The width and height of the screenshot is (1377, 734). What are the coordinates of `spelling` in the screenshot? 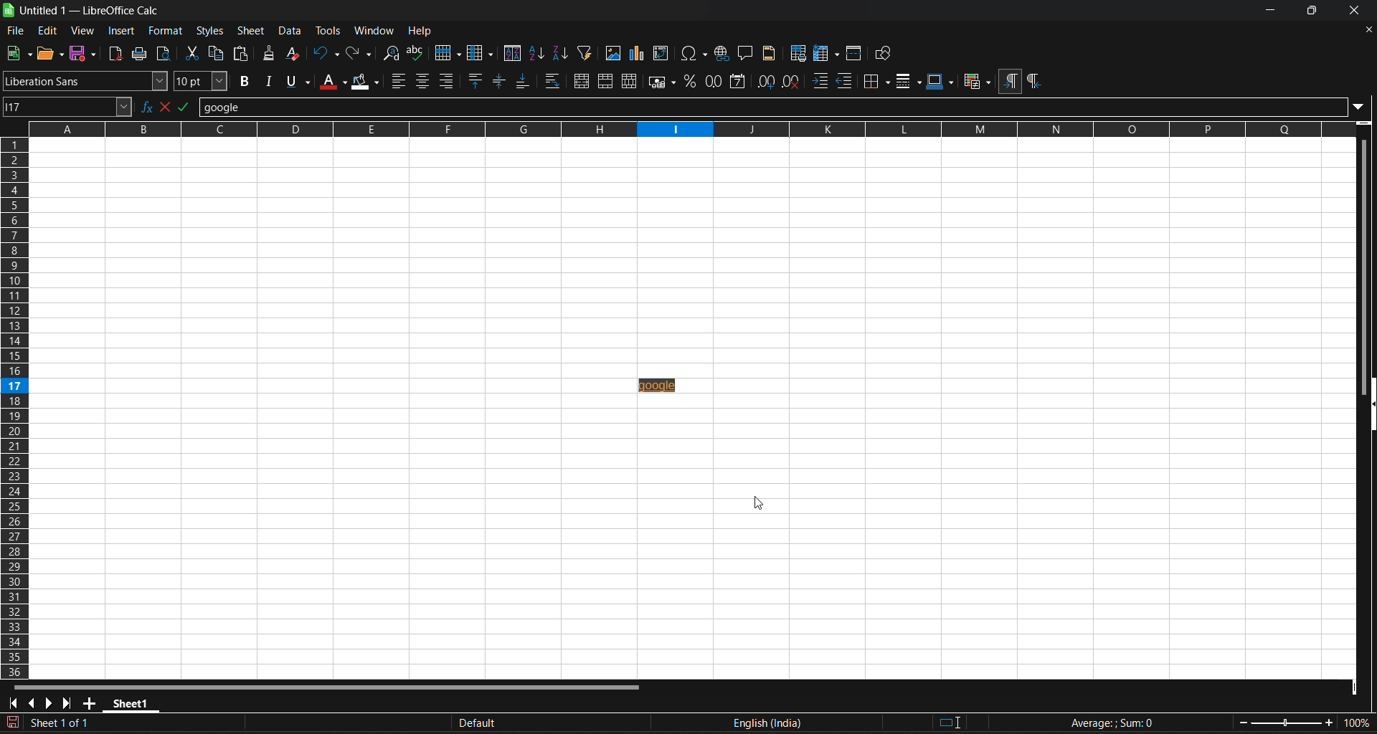 It's located at (417, 53).